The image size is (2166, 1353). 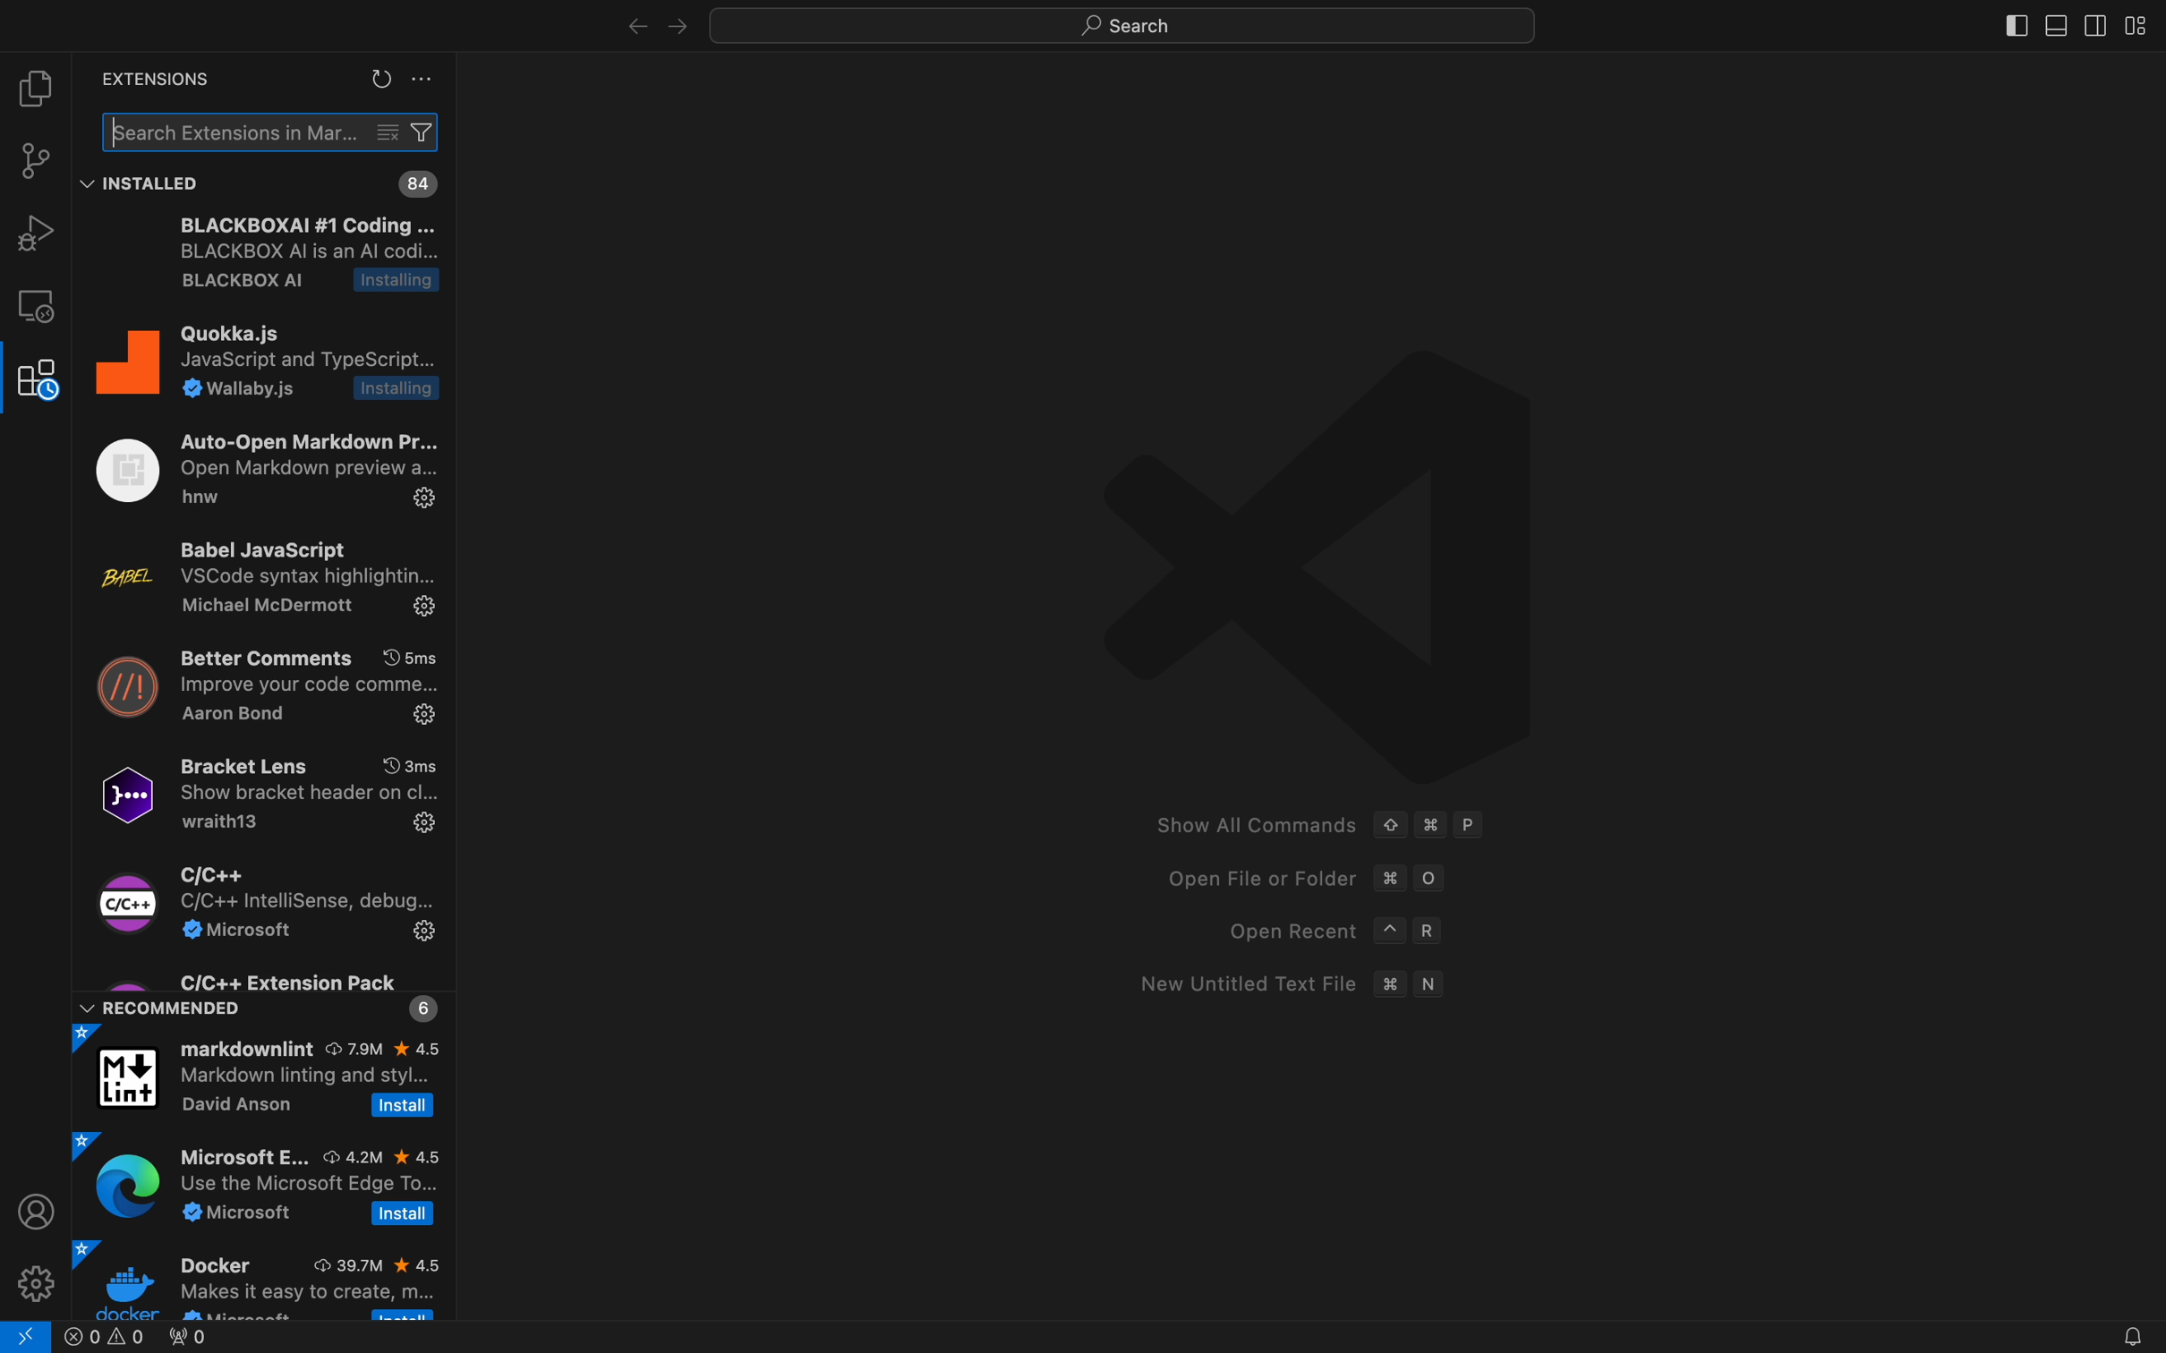 I want to click on BLACKBOXAI #1 Coding ...
BLACKBOX Al is an Al codi...
BLACKBOX Al, so click(x=279, y=259).